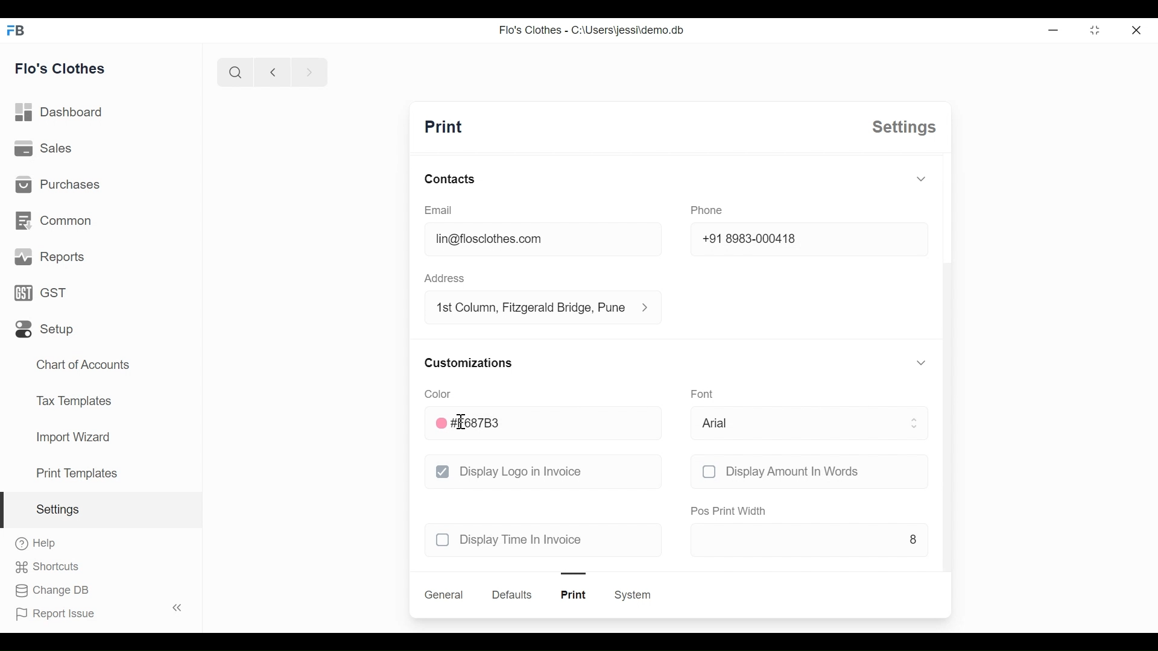  What do you see at coordinates (443, 127) in the screenshot?
I see `print` at bounding box center [443, 127].